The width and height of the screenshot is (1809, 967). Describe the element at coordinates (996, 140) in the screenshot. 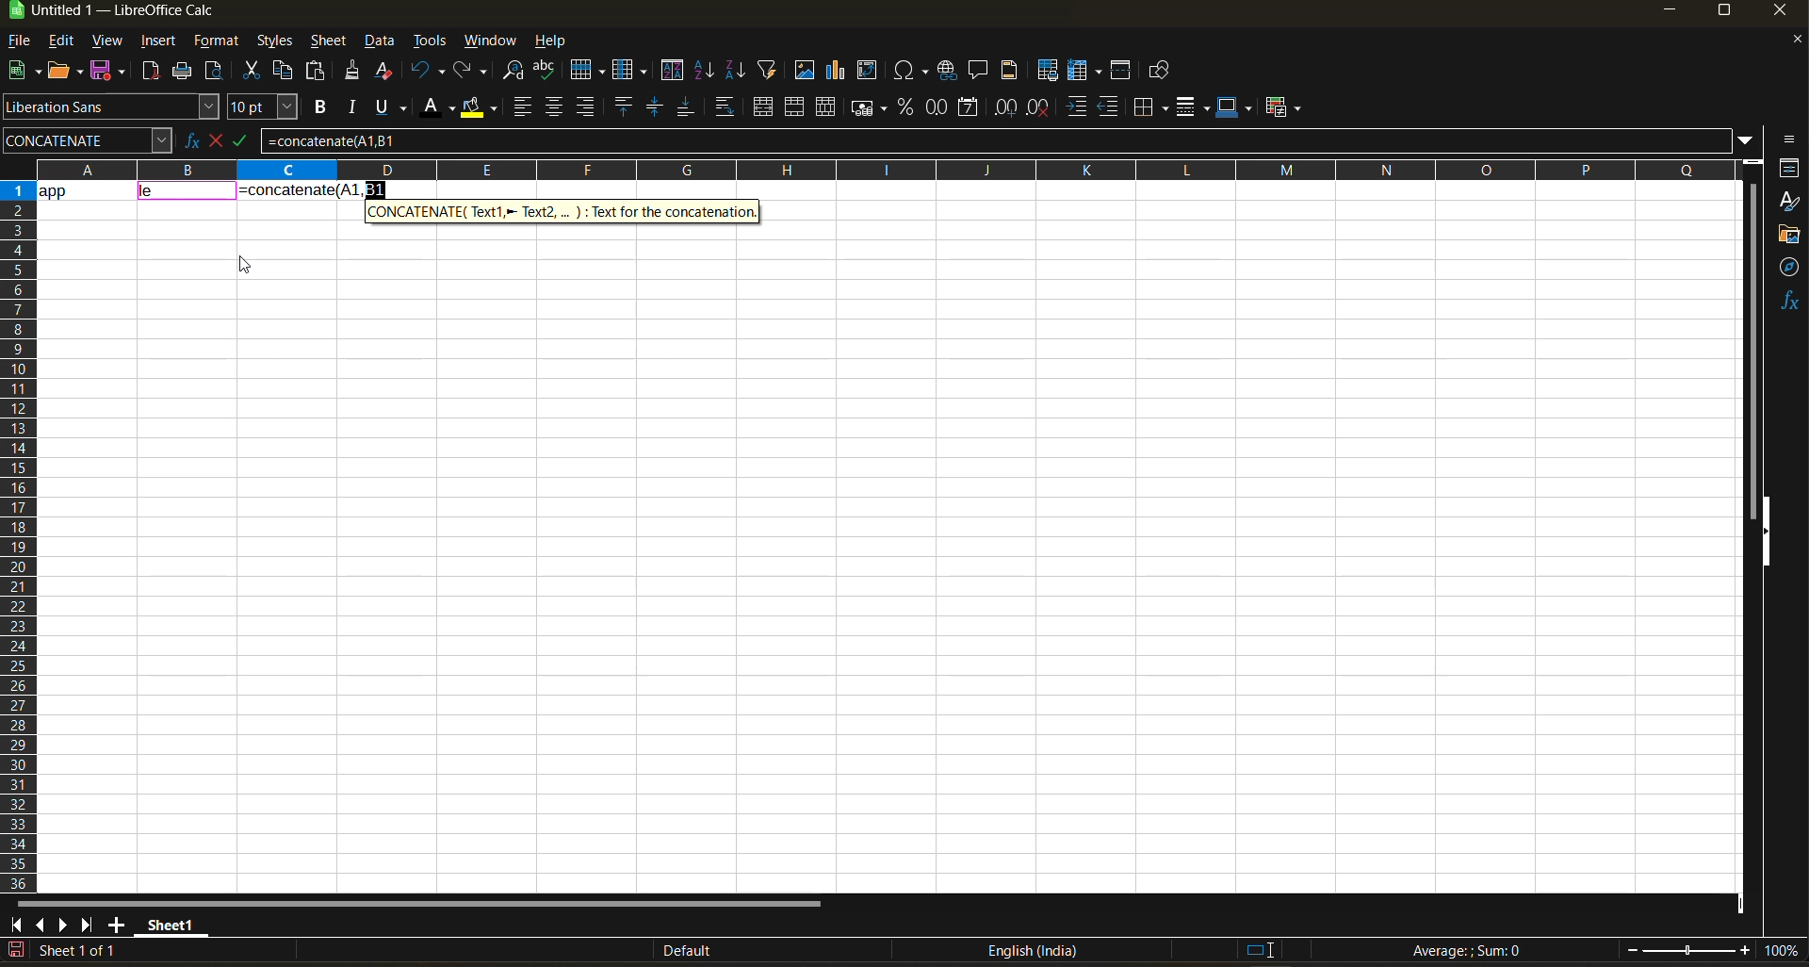

I see `=concatenate(A1, B1` at that location.